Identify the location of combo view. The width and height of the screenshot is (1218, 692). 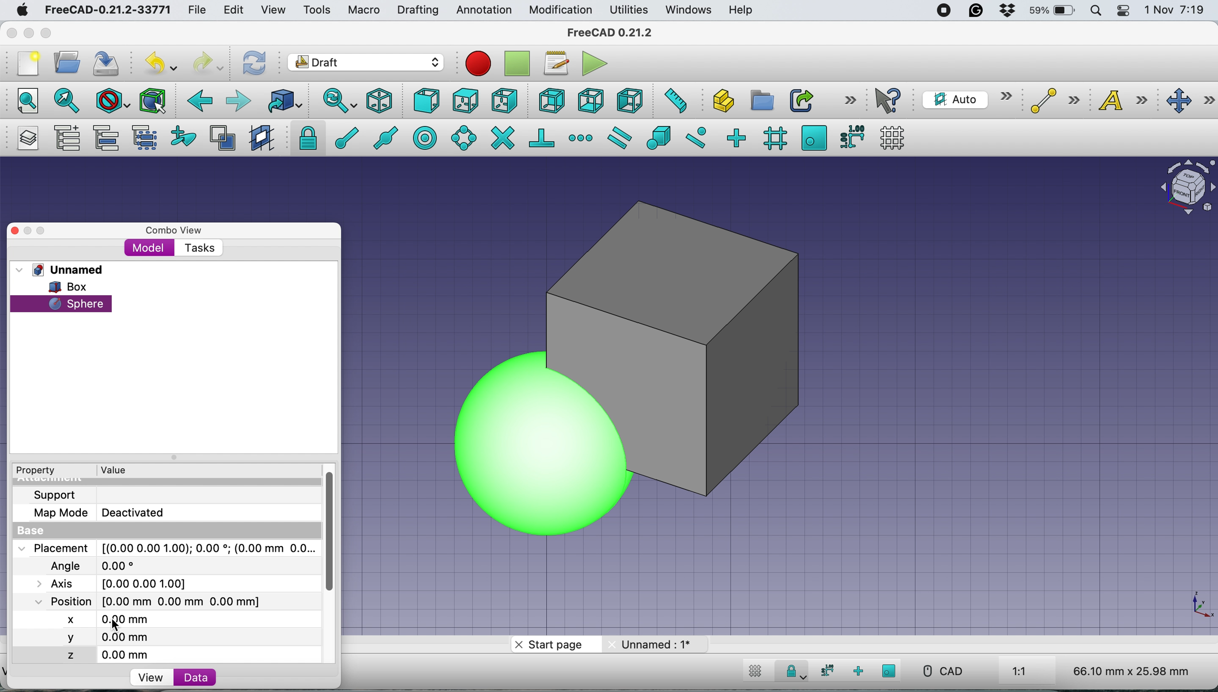
(174, 231).